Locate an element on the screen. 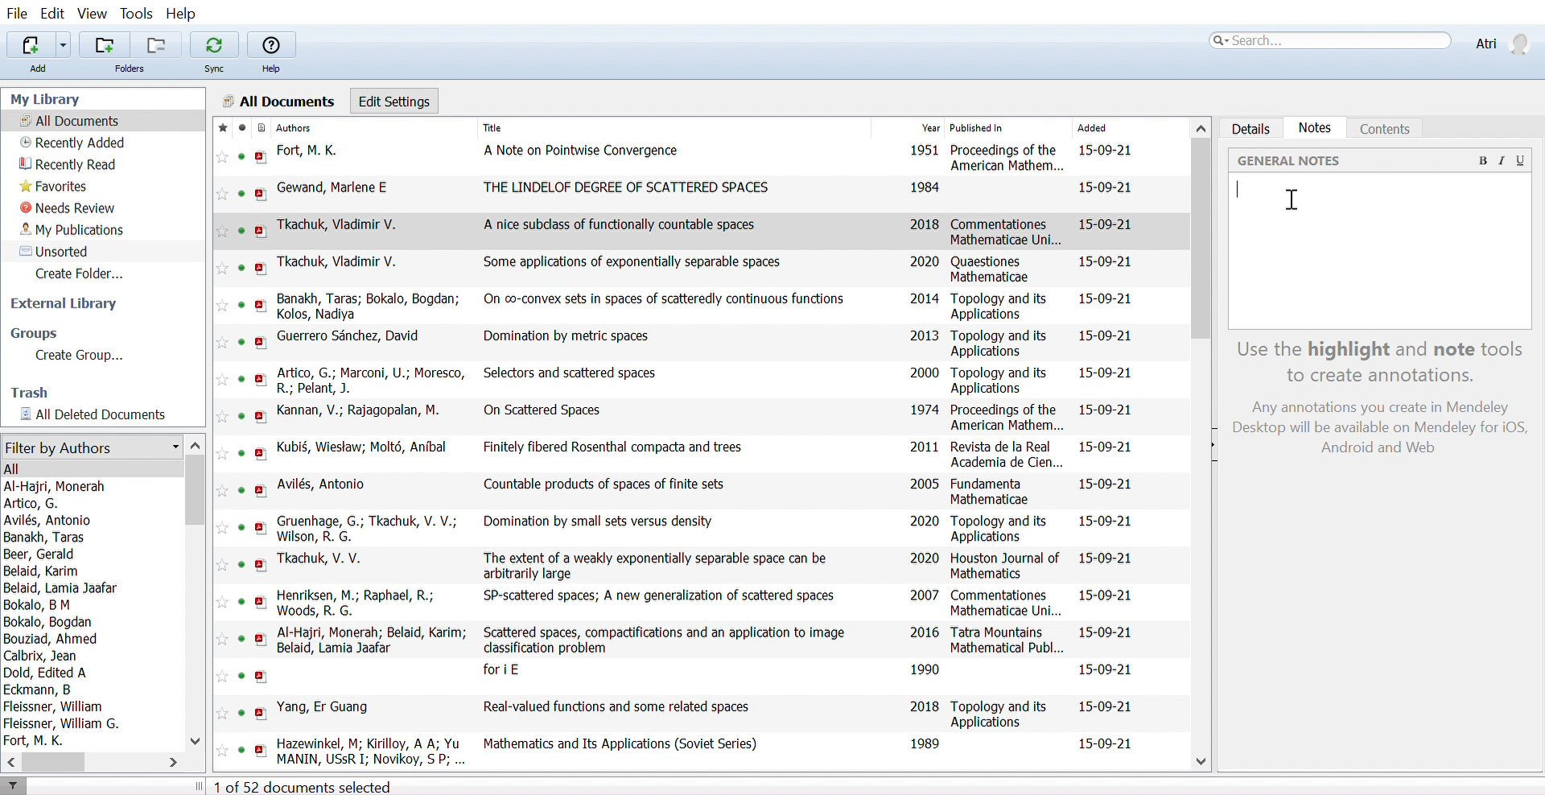  Real-valued functions and some related spaces is located at coordinates (617, 707).